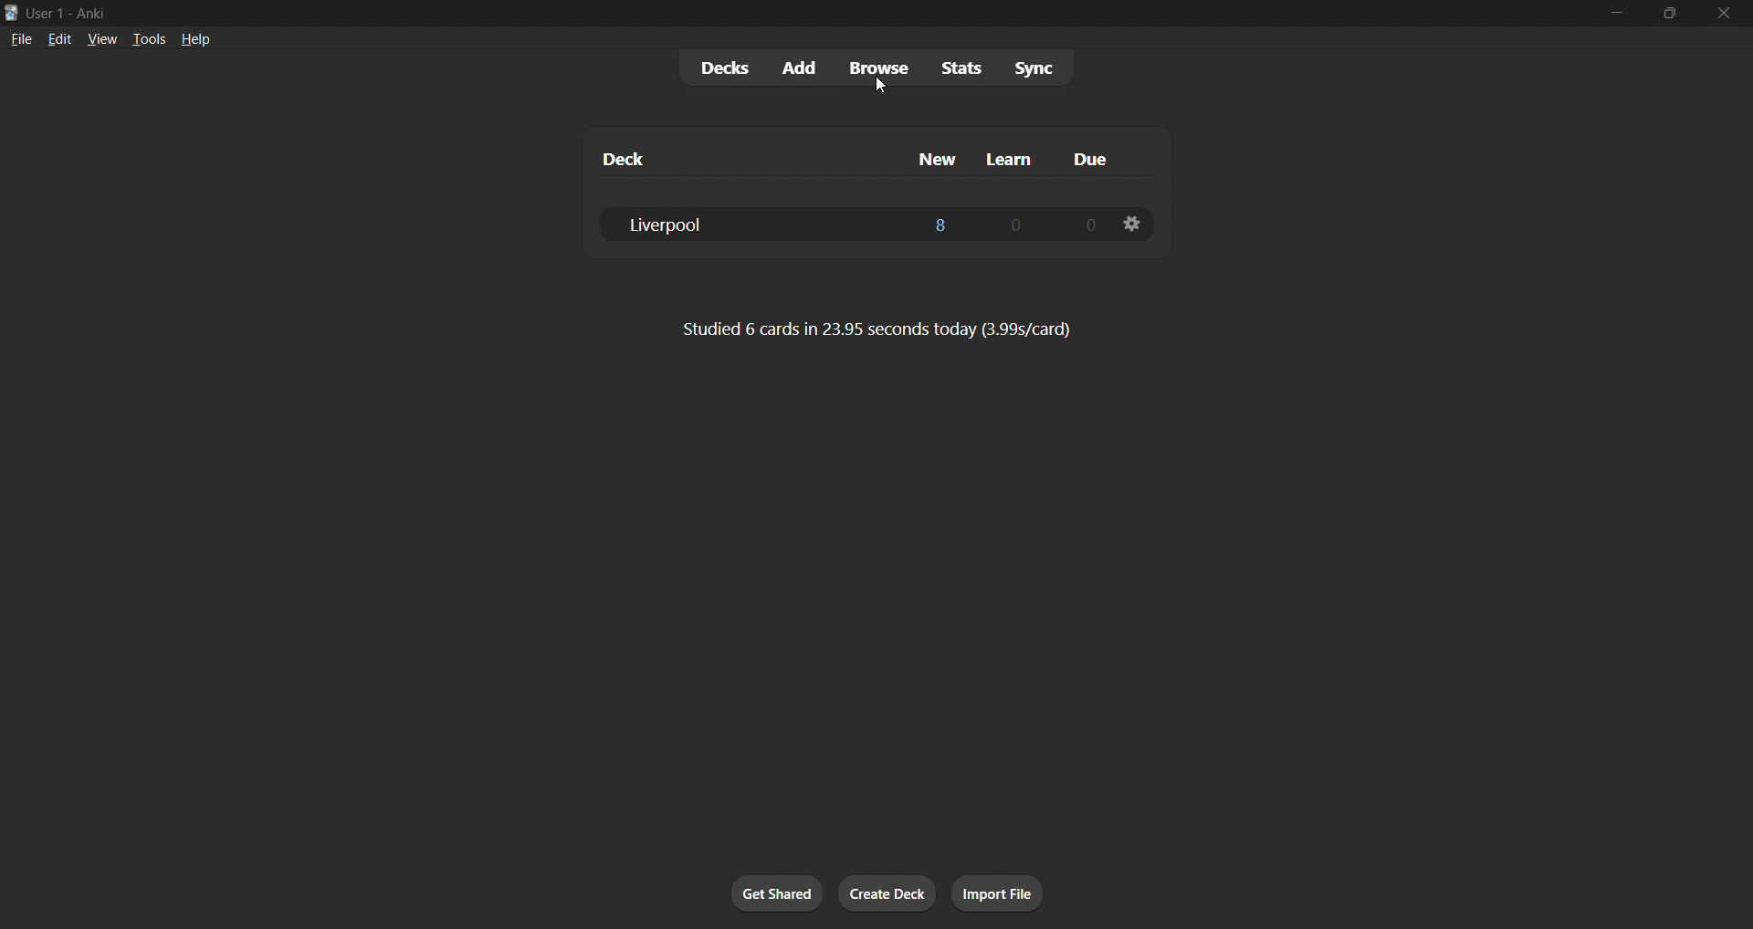  What do you see at coordinates (1012, 158) in the screenshot?
I see `learn column` at bounding box center [1012, 158].